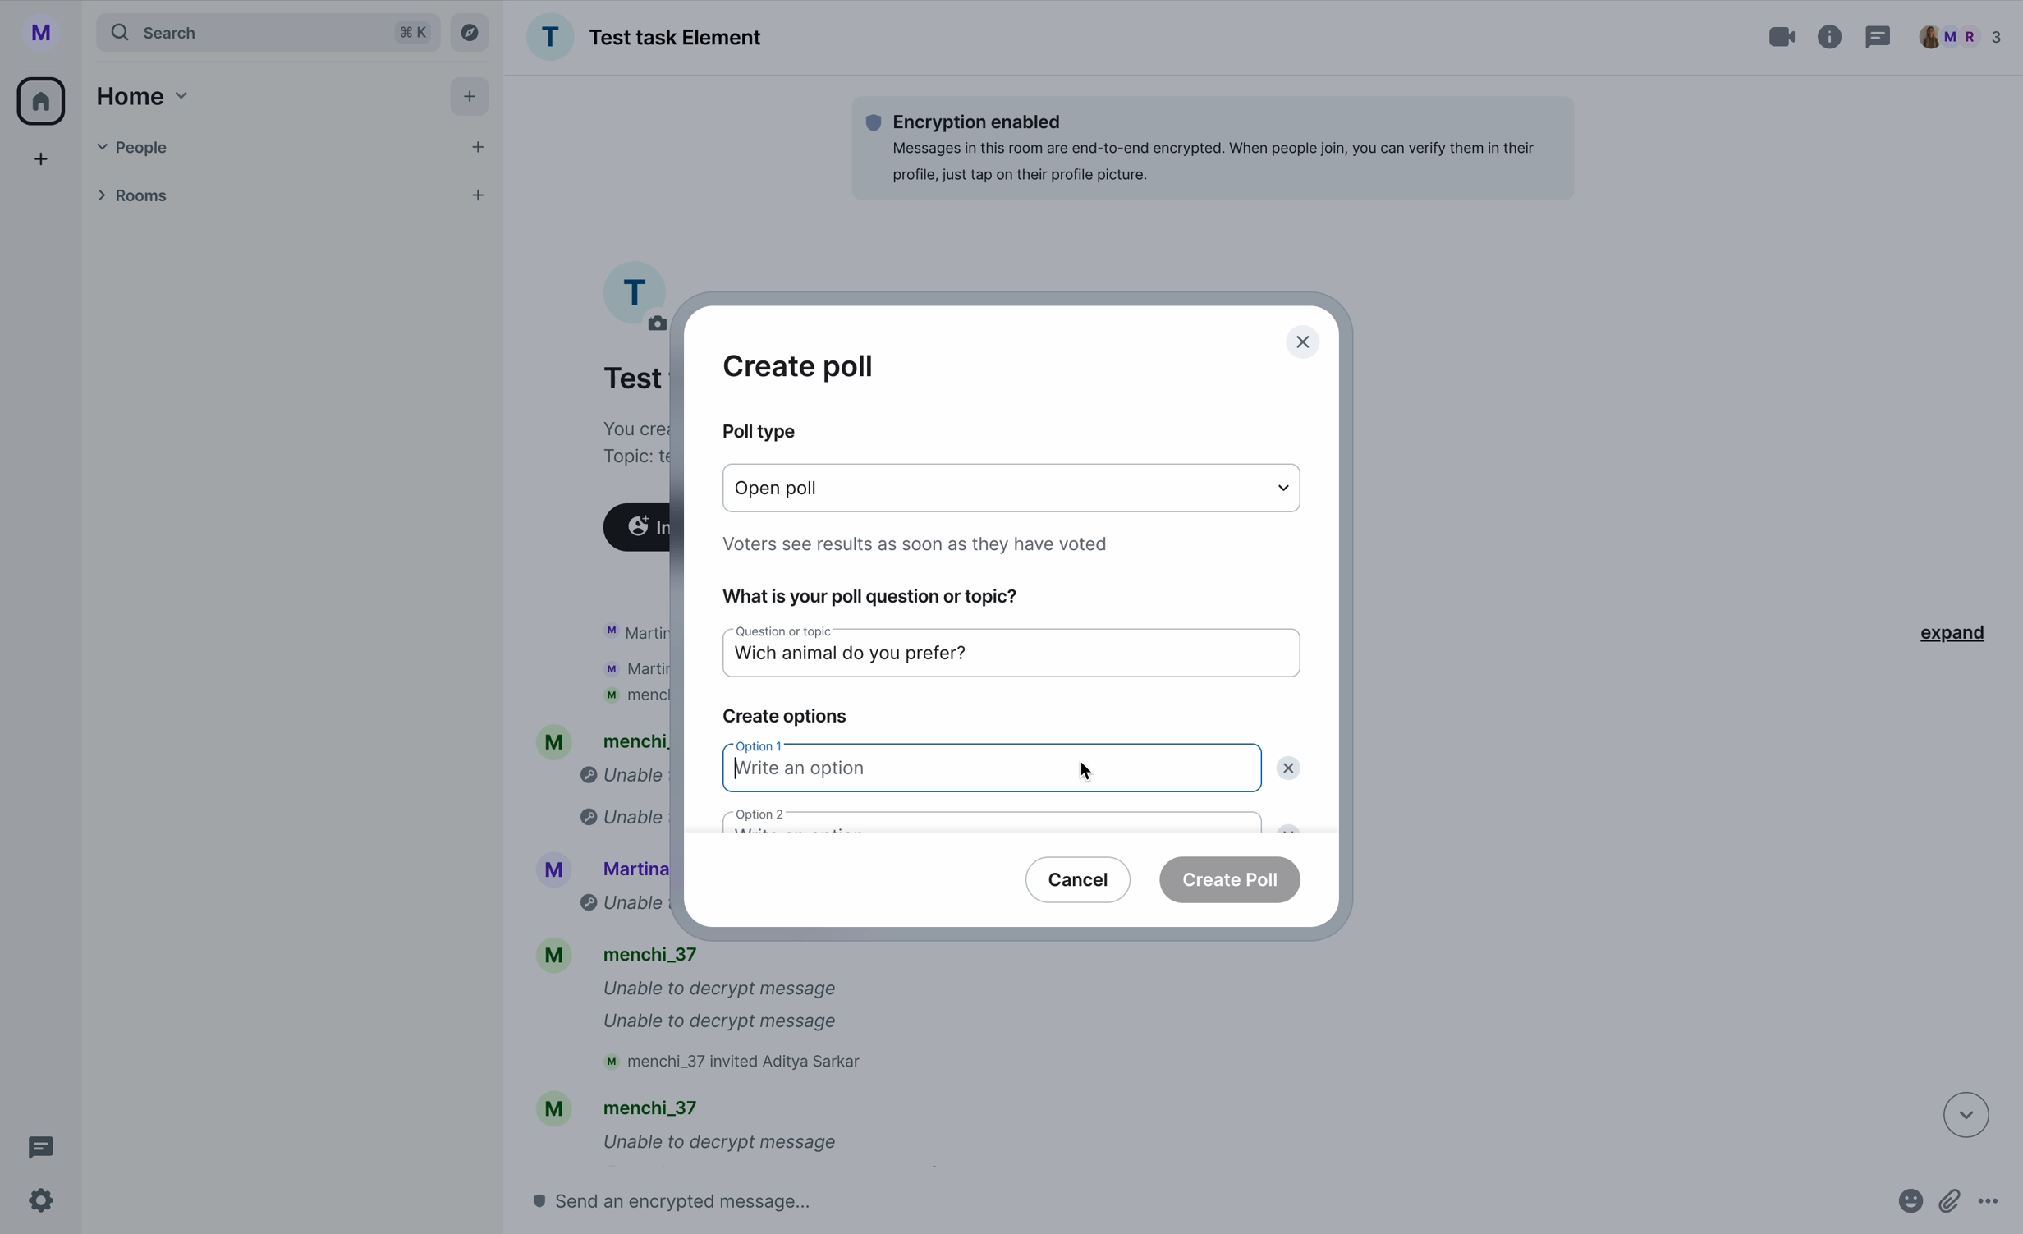  Describe the element at coordinates (1292, 769) in the screenshot. I see `delete` at that location.